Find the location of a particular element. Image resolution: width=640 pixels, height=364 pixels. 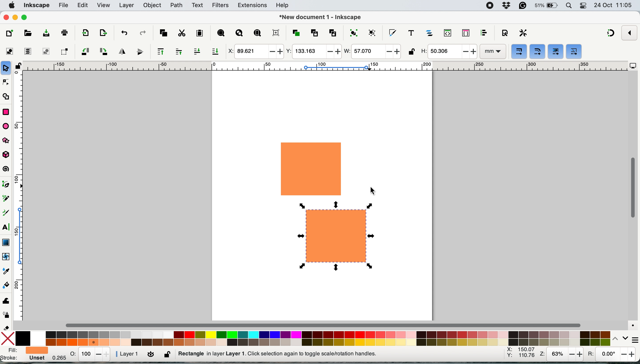

print is located at coordinates (65, 32).